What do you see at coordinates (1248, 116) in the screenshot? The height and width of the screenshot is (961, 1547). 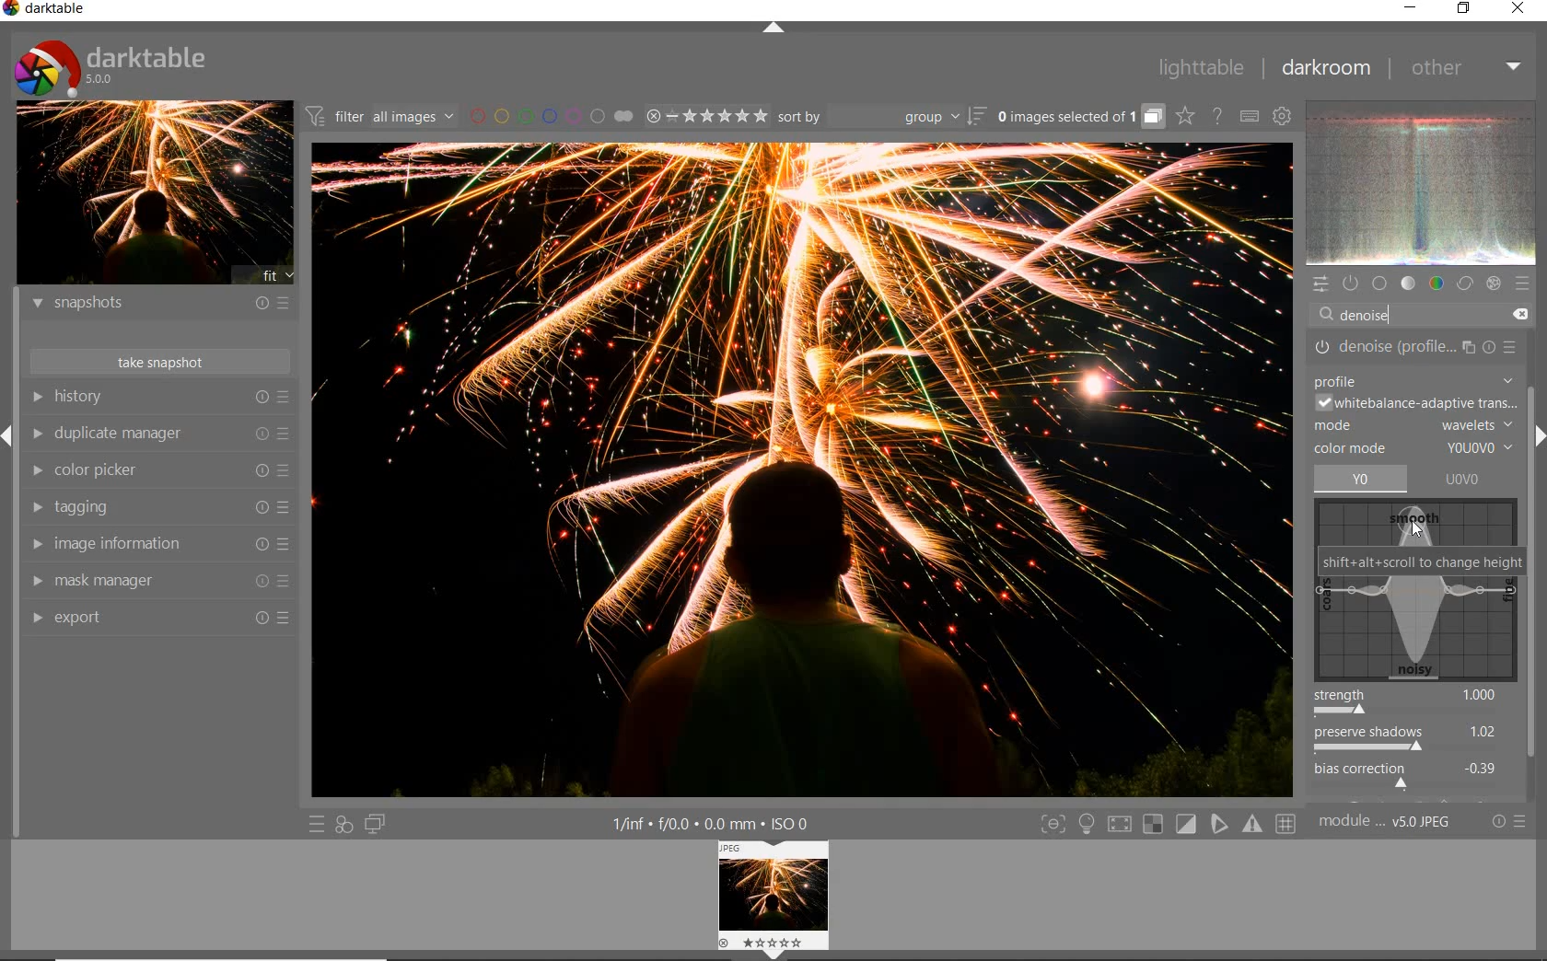 I see `set keyboard shortcuts` at bounding box center [1248, 116].